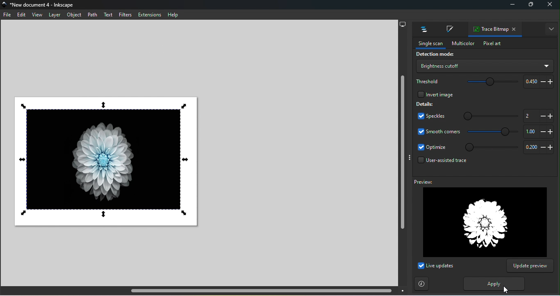 The height and width of the screenshot is (296, 560). What do you see at coordinates (125, 14) in the screenshot?
I see `Filters` at bounding box center [125, 14].